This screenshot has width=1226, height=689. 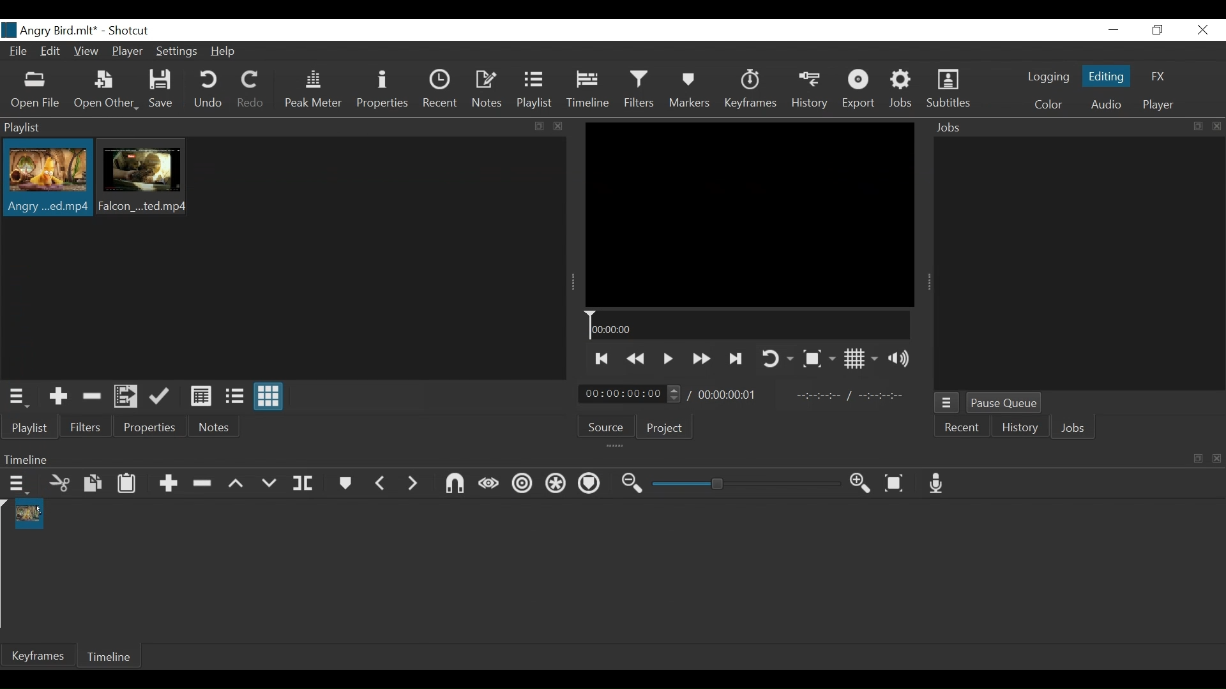 What do you see at coordinates (86, 52) in the screenshot?
I see `View` at bounding box center [86, 52].